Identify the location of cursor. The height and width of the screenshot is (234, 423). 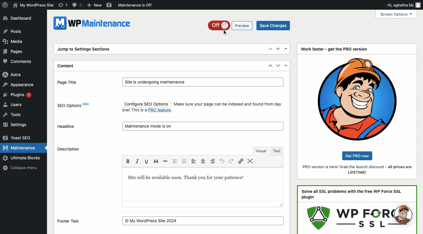
(225, 33).